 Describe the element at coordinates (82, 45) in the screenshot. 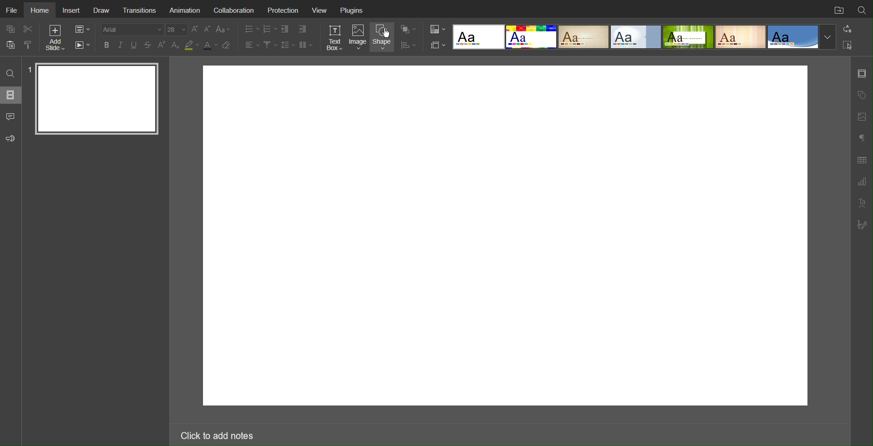

I see `Playback Settings` at that location.